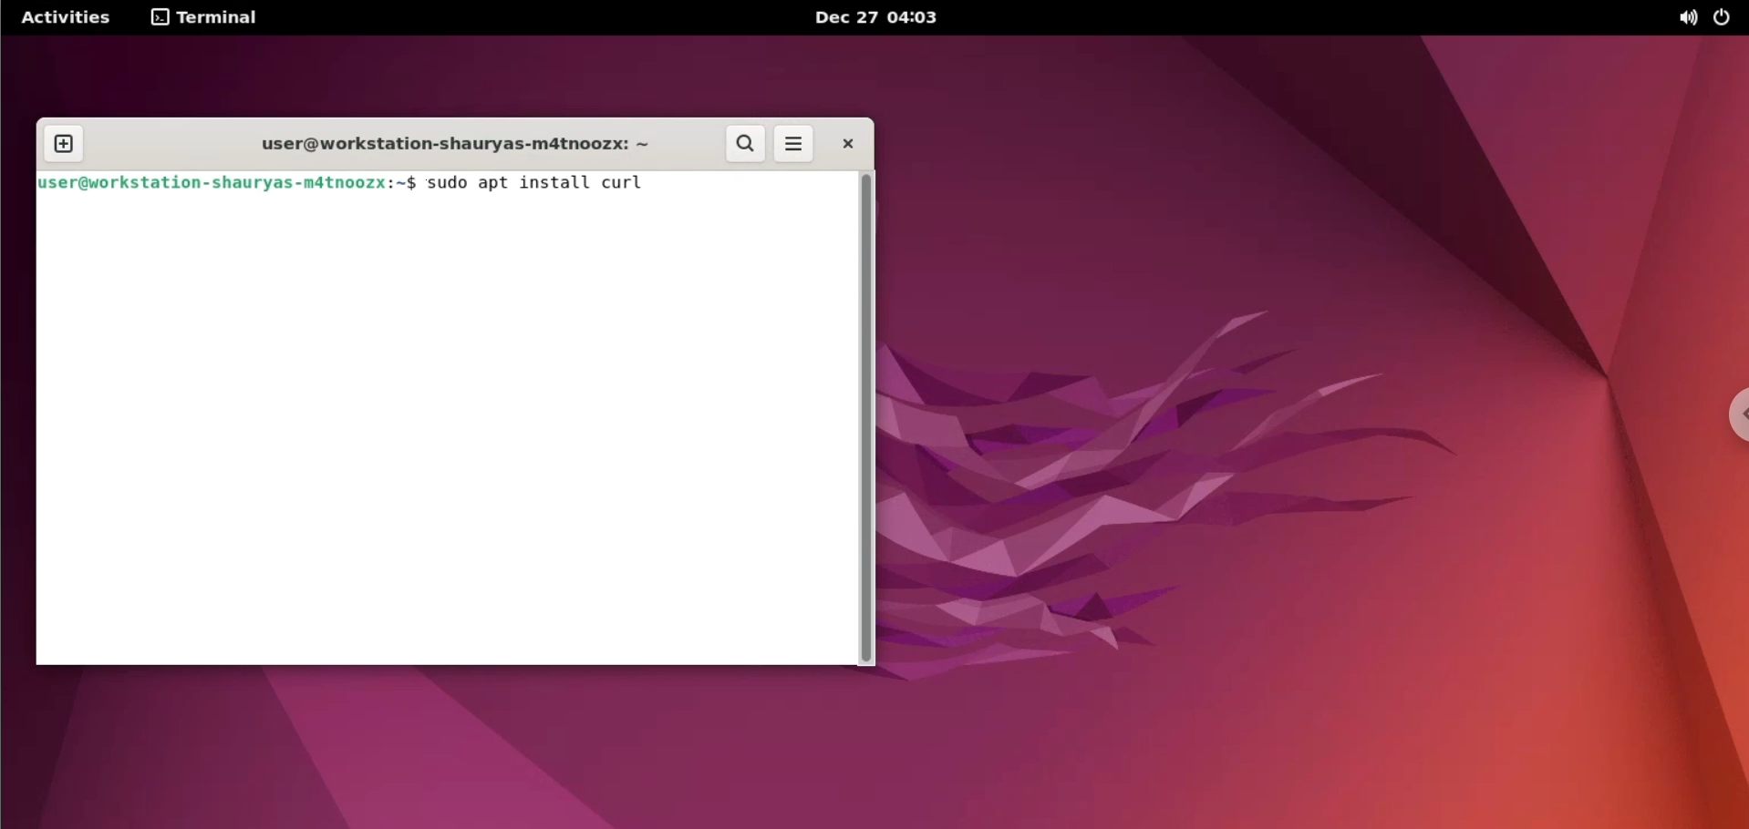  I want to click on close, so click(846, 143).